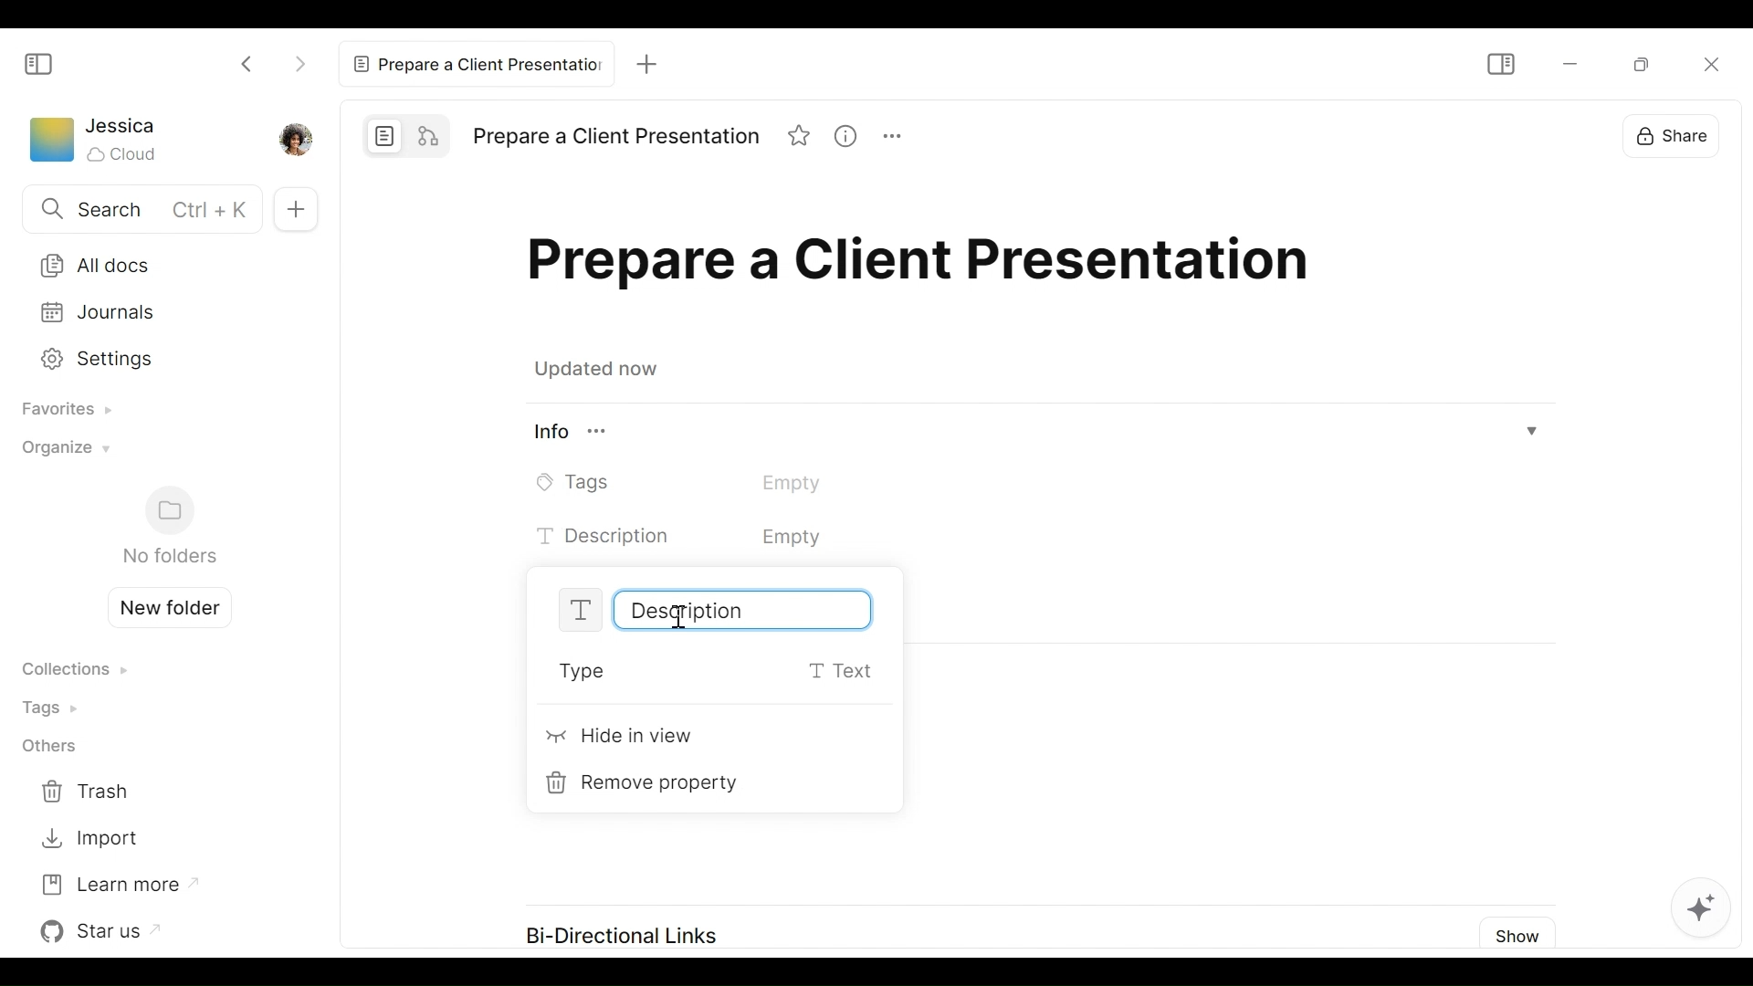 This screenshot has width=1753, height=986. Describe the element at coordinates (74, 671) in the screenshot. I see `Collections` at that location.